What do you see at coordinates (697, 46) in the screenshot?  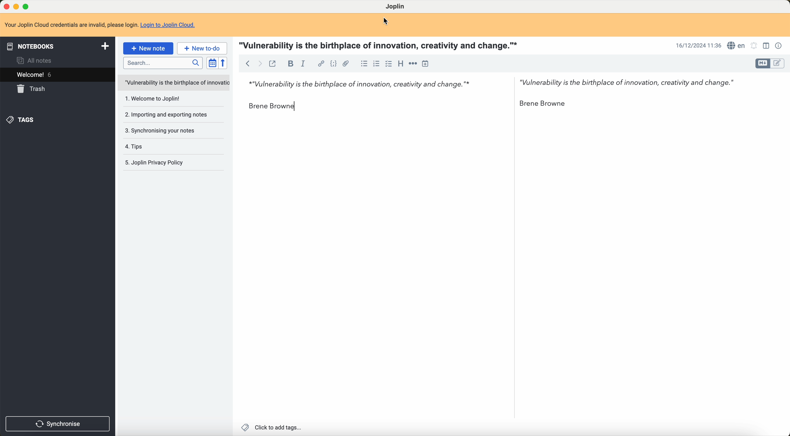 I see `16/12/2024 11:35` at bounding box center [697, 46].